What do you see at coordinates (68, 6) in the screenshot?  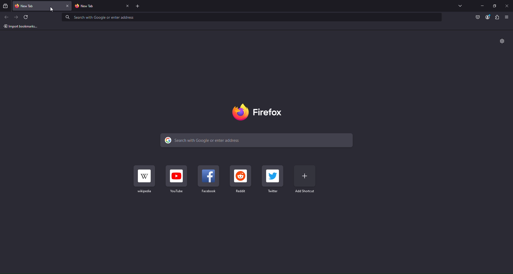 I see `close tab` at bounding box center [68, 6].